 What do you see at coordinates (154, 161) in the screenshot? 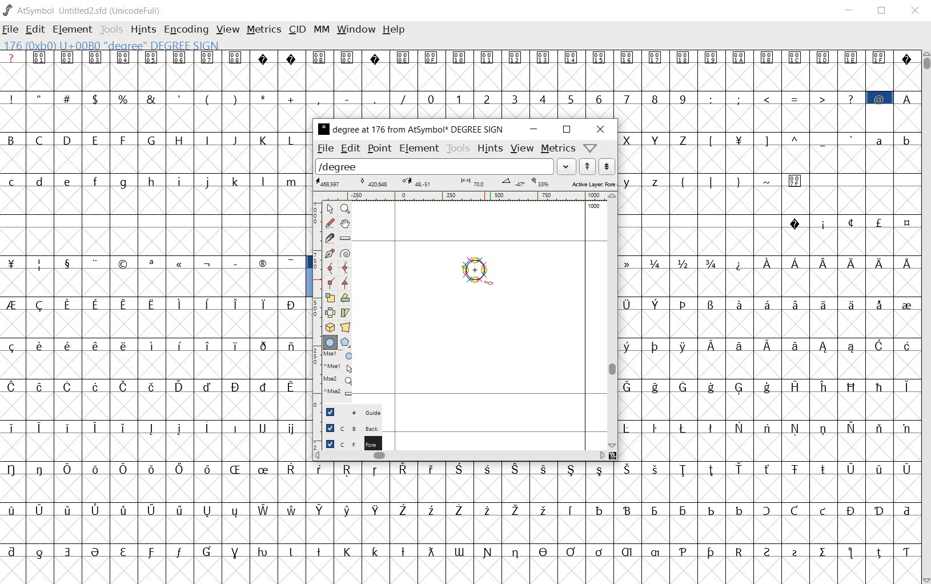
I see `empty glyph slots` at bounding box center [154, 161].